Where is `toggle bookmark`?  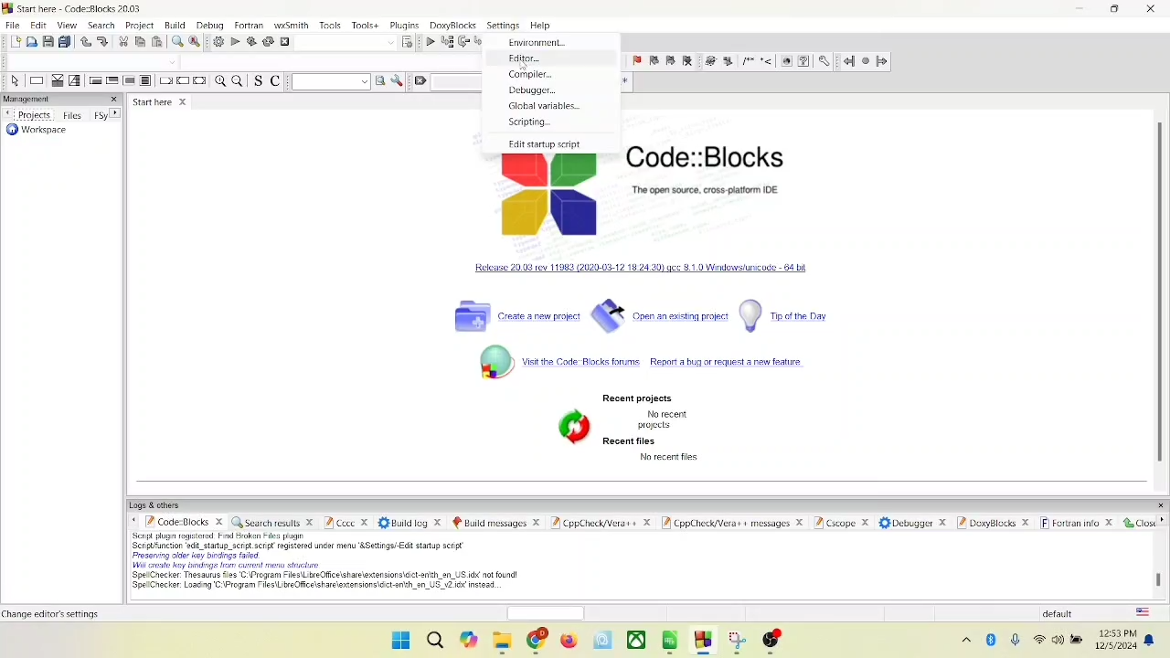
toggle bookmark is located at coordinates (637, 59).